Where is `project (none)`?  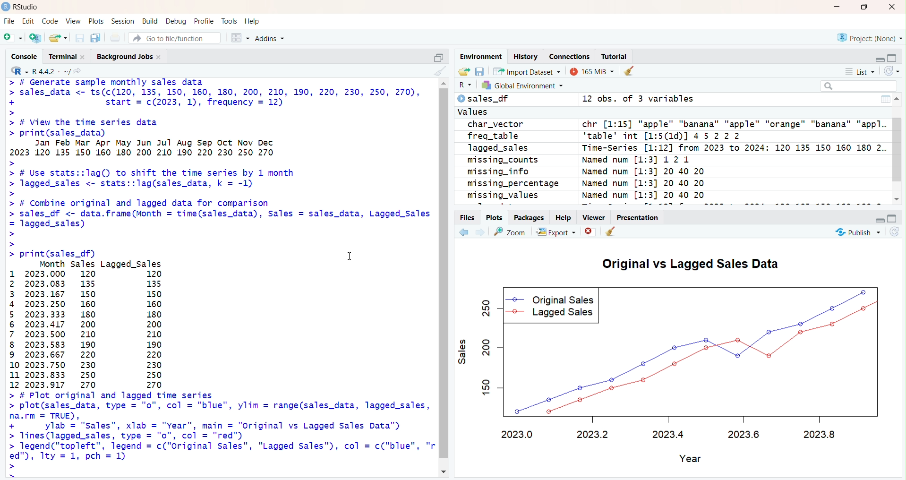
project (none) is located at coordinates (868, 37).